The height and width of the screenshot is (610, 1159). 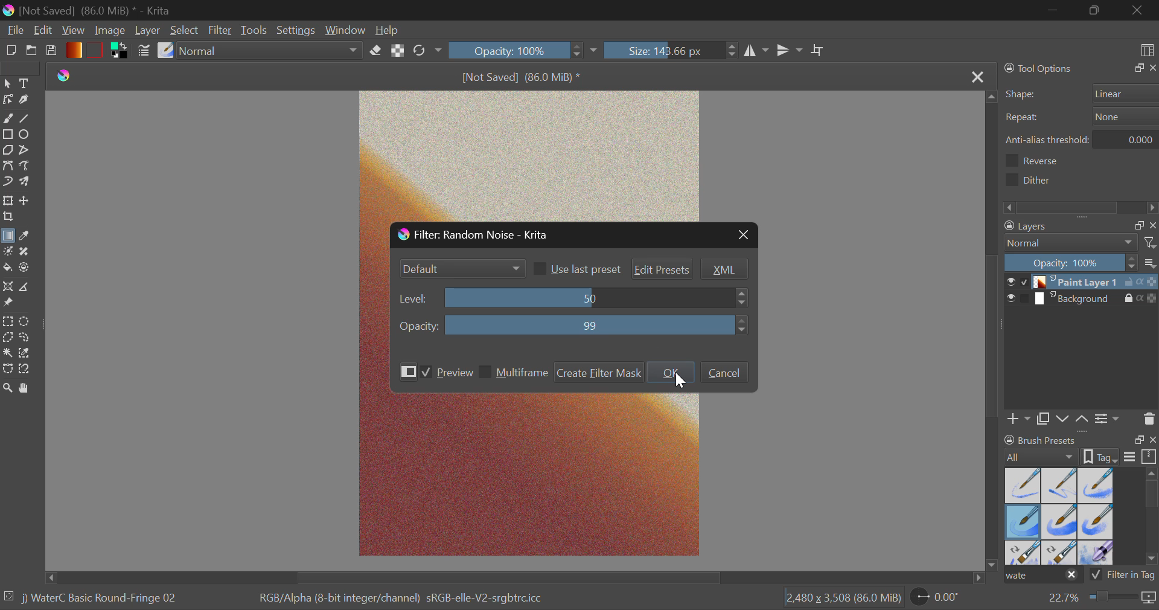 What do you see at coordinates (1055, 10) in the screenshot?
I see `Restore Down` at bounding box center [1055, 10].